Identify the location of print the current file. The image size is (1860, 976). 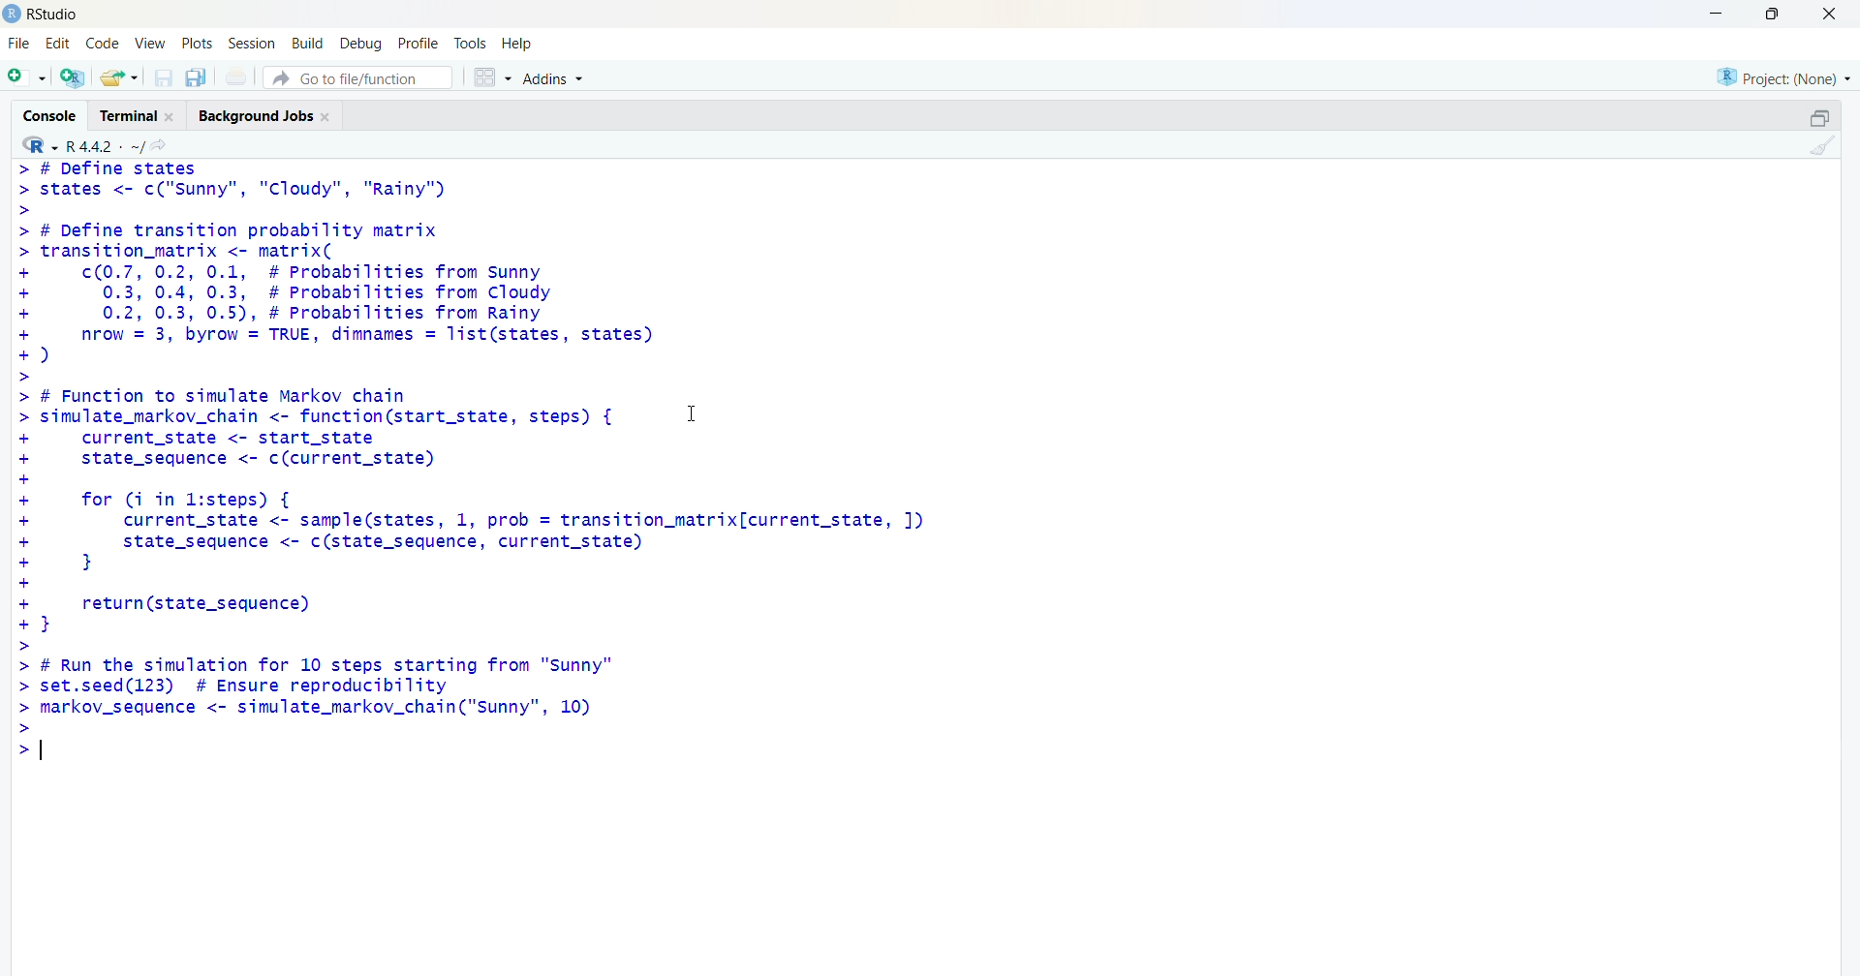
(240, 76).